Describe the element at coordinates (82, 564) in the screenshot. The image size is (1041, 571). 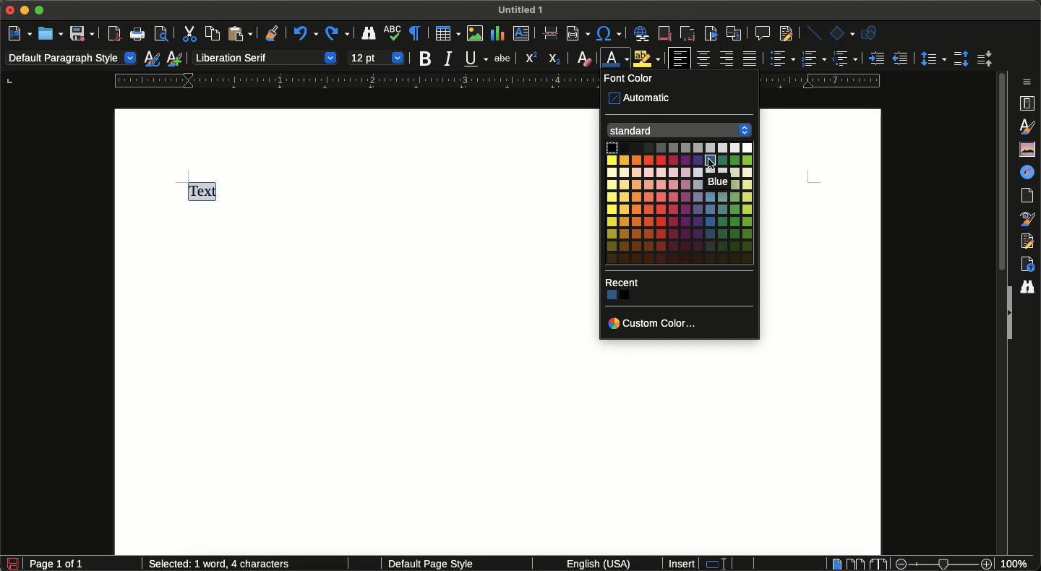
I see `Page count` at that location.